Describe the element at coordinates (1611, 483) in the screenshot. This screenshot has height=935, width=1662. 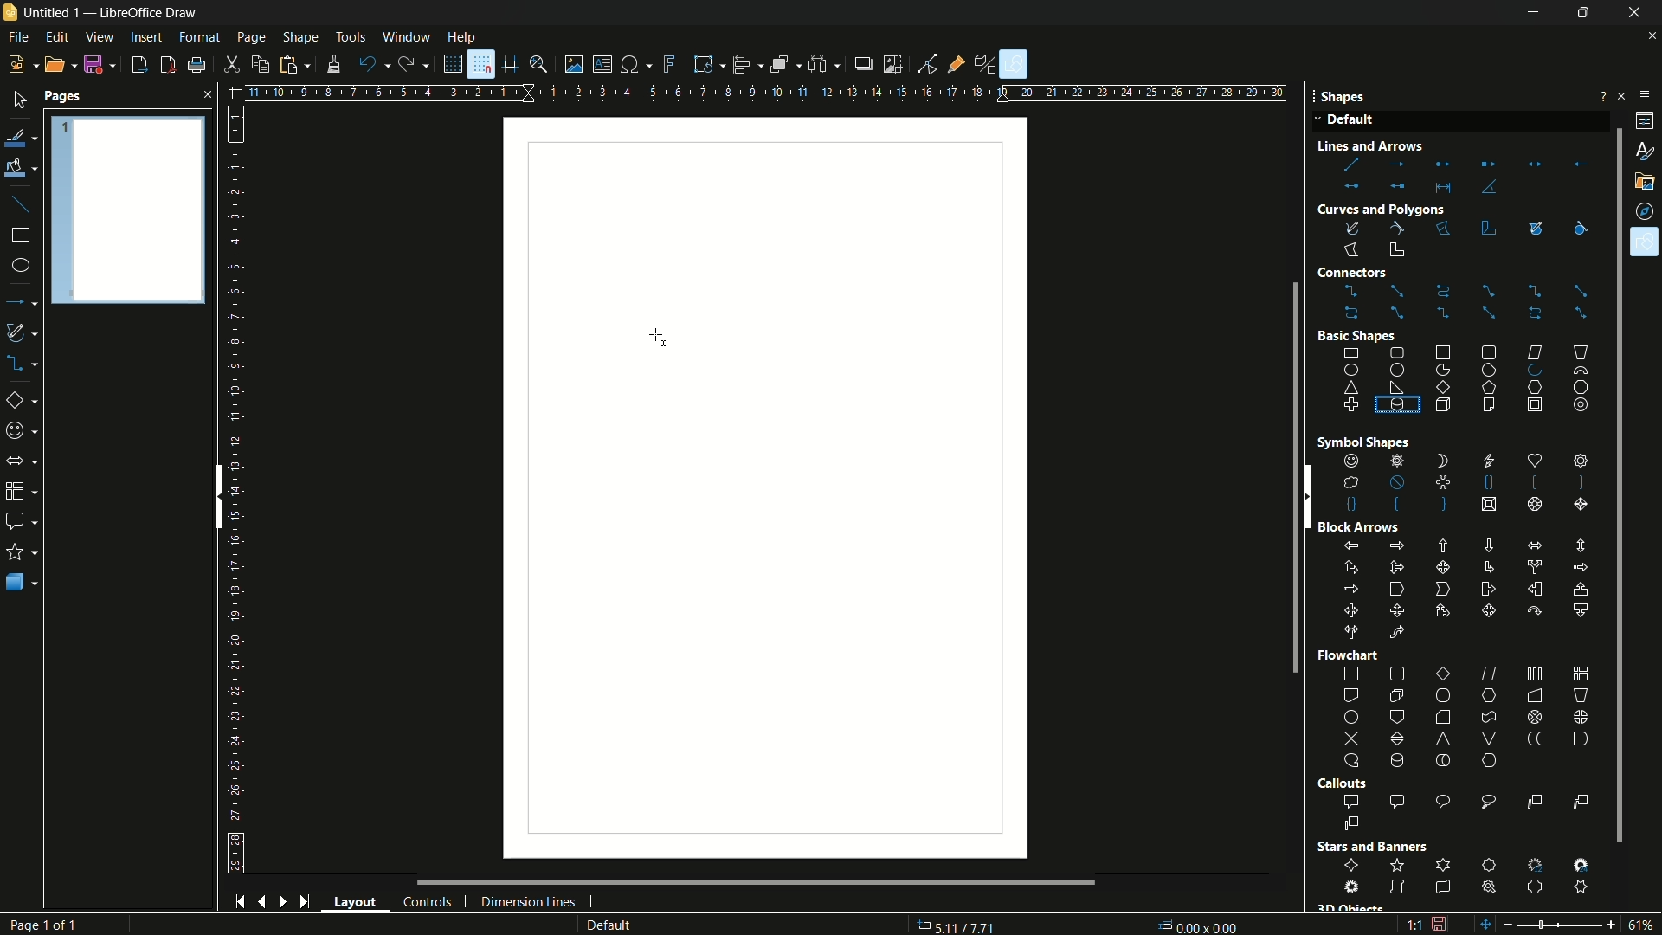
I see `scroll bar` at that location.